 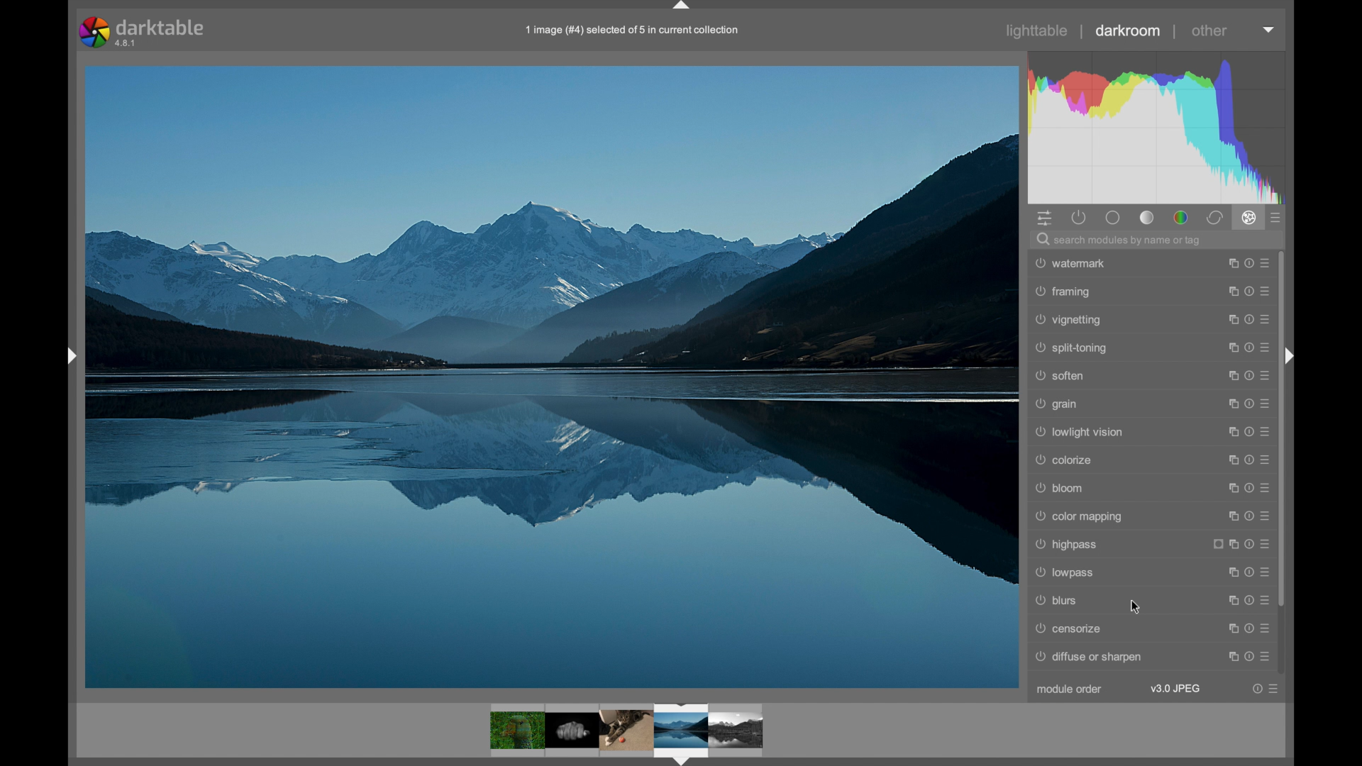 I want to click on framing, so click(x=1063, y=292).